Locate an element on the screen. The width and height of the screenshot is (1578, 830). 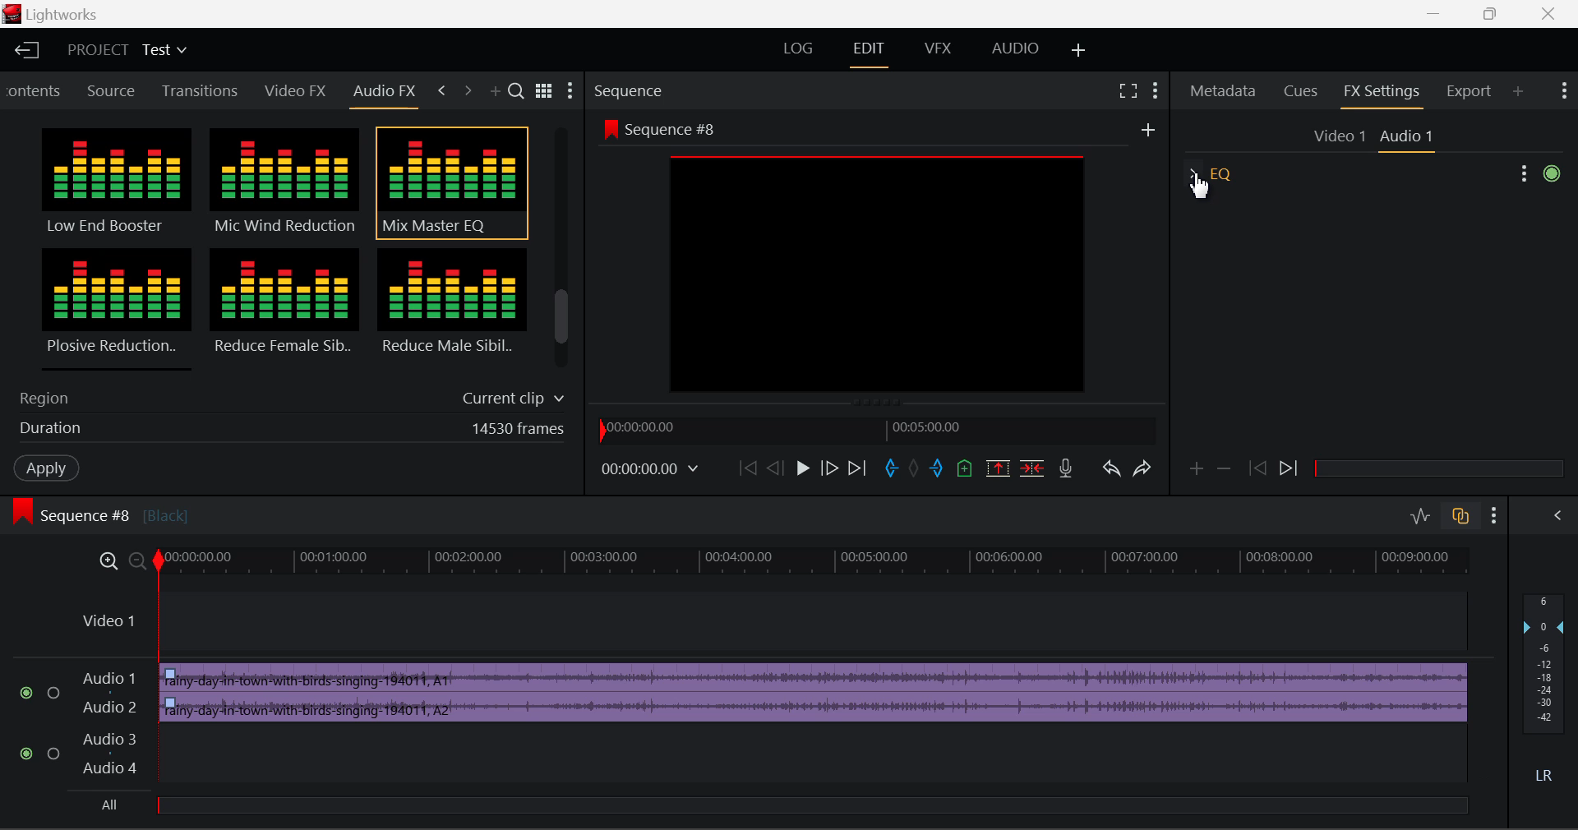
AUDIO Layout is located at coordinates (1014, 50).